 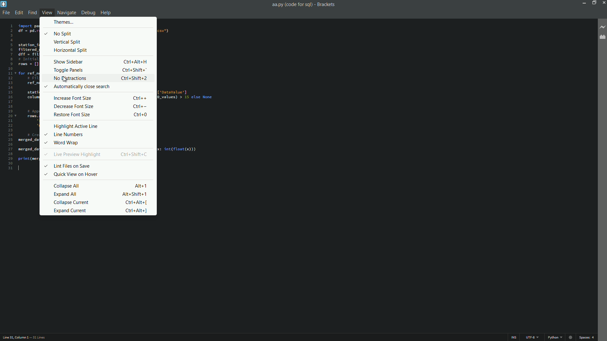 I want to click on navigate menu, so click(x=67, y=13).